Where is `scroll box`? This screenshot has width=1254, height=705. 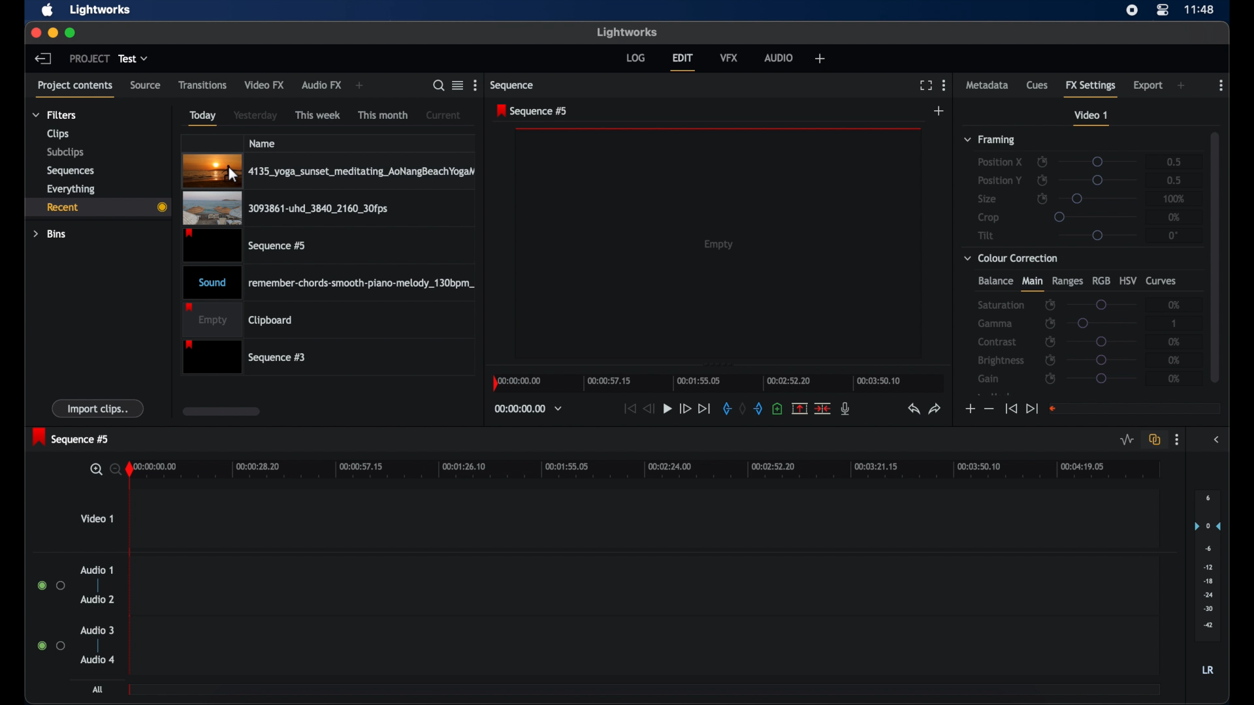 scroll box is located at coordinates (1215, 255).